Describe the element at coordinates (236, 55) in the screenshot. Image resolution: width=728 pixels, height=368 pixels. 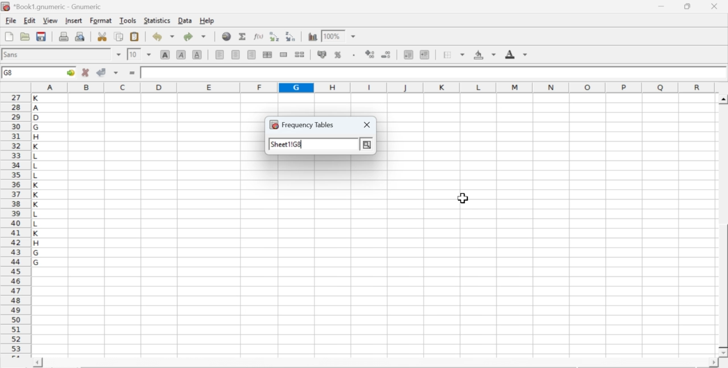
I see `center horizontally` at that location.